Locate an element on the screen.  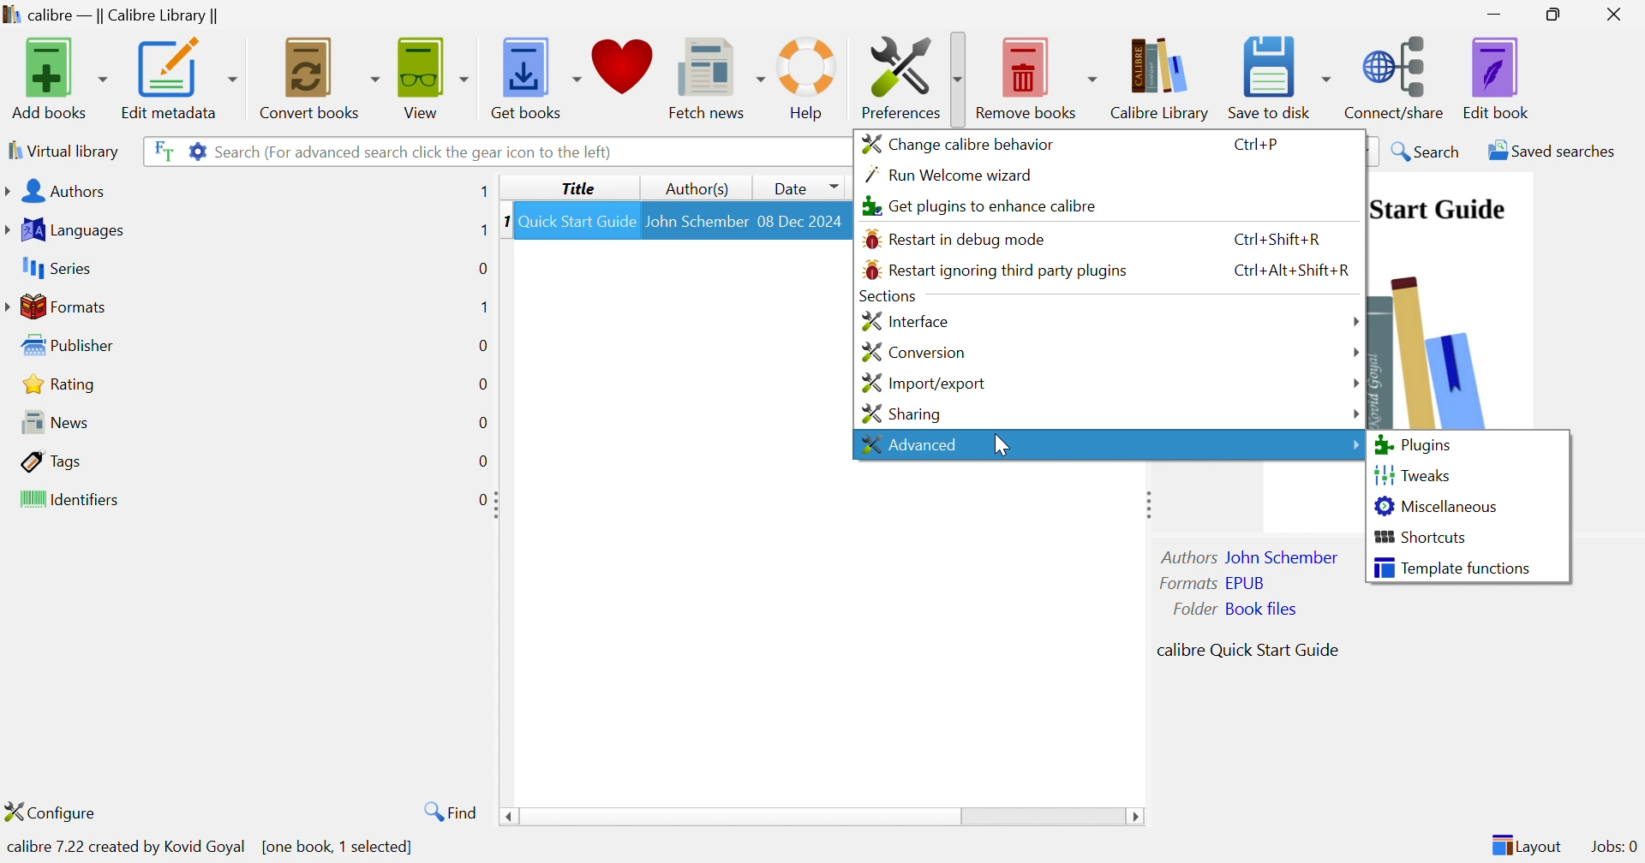
scroll bar is located at coordinates (822, 818).